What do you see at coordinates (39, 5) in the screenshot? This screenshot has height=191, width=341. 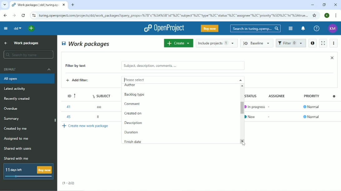 I see `Current tab` at bounding box center [39, 5].